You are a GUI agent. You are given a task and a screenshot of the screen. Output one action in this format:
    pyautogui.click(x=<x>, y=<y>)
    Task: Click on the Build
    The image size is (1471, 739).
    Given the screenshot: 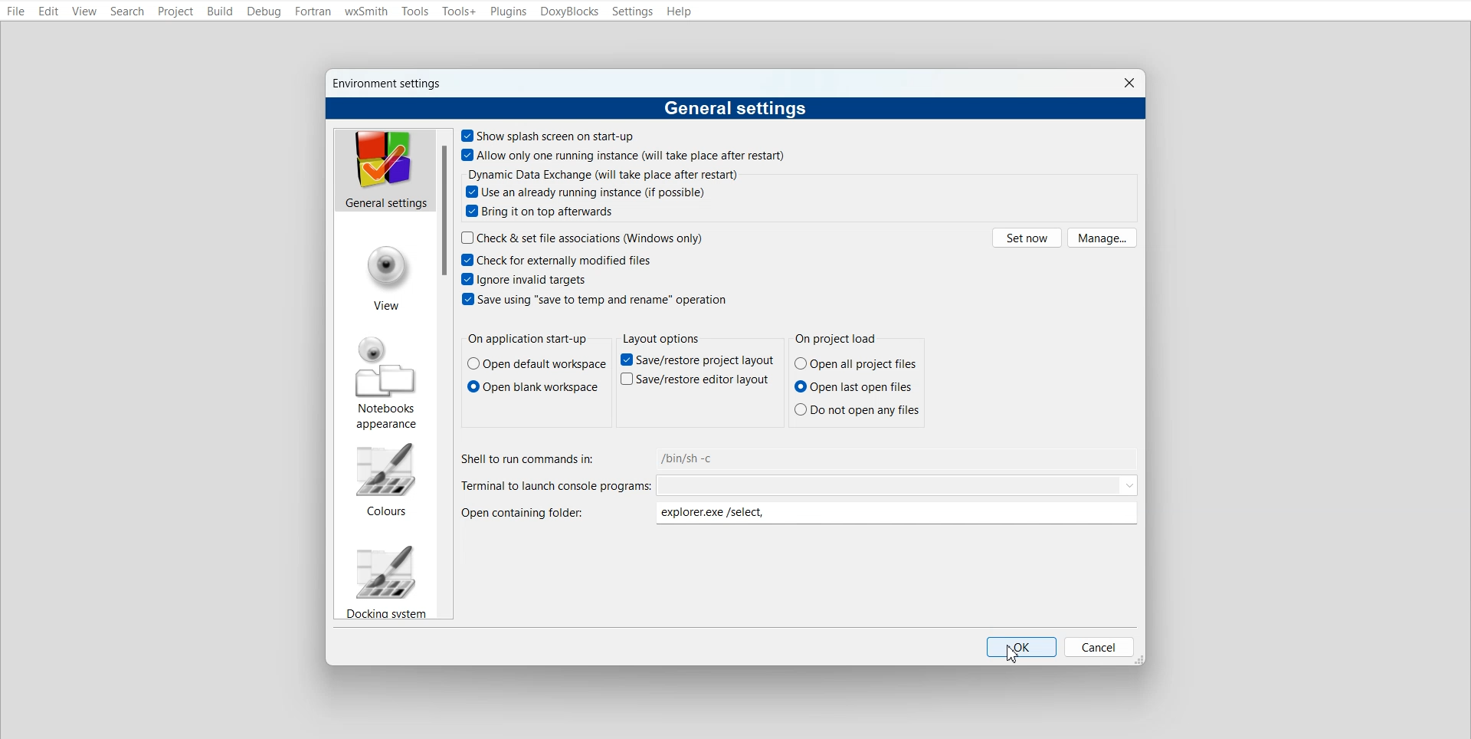 What is the action you would take?
    pyautogui.click(x=219, y=11)
    